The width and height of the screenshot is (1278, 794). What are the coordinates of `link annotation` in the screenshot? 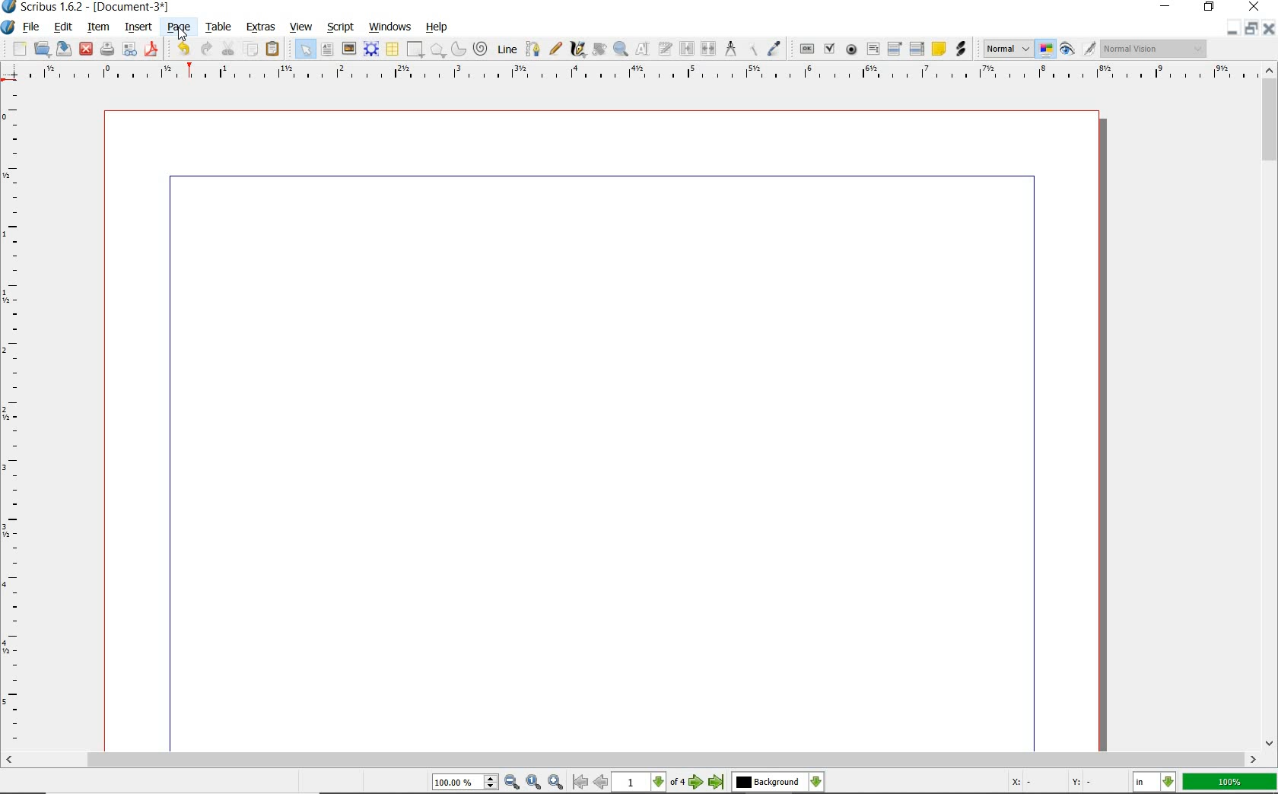 It's located at (961, 49).